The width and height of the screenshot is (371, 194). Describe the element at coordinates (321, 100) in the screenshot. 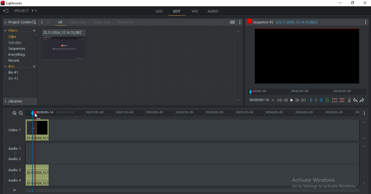

I see `add an out mark` at that location.